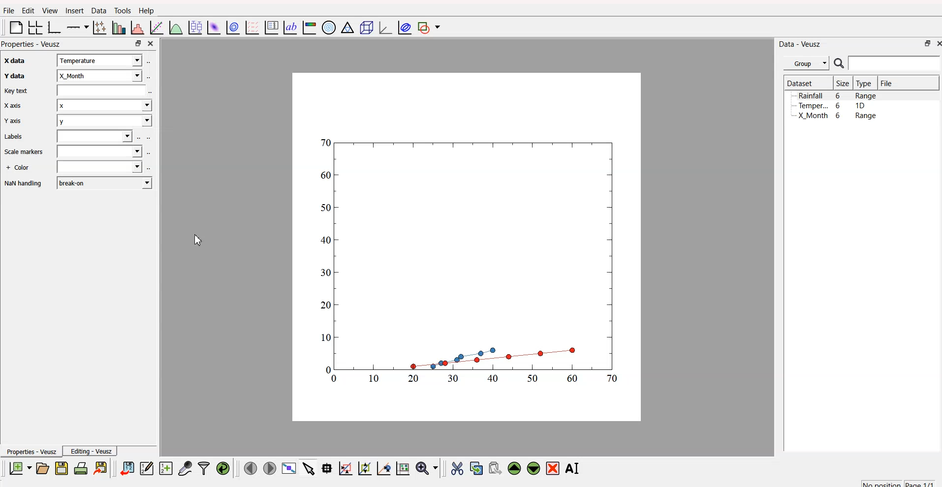  I want to click on Insert, so click(74, 11).